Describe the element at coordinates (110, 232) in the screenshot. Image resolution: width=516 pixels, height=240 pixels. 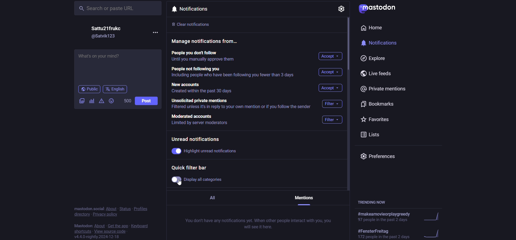
I see `view source code` at that location.